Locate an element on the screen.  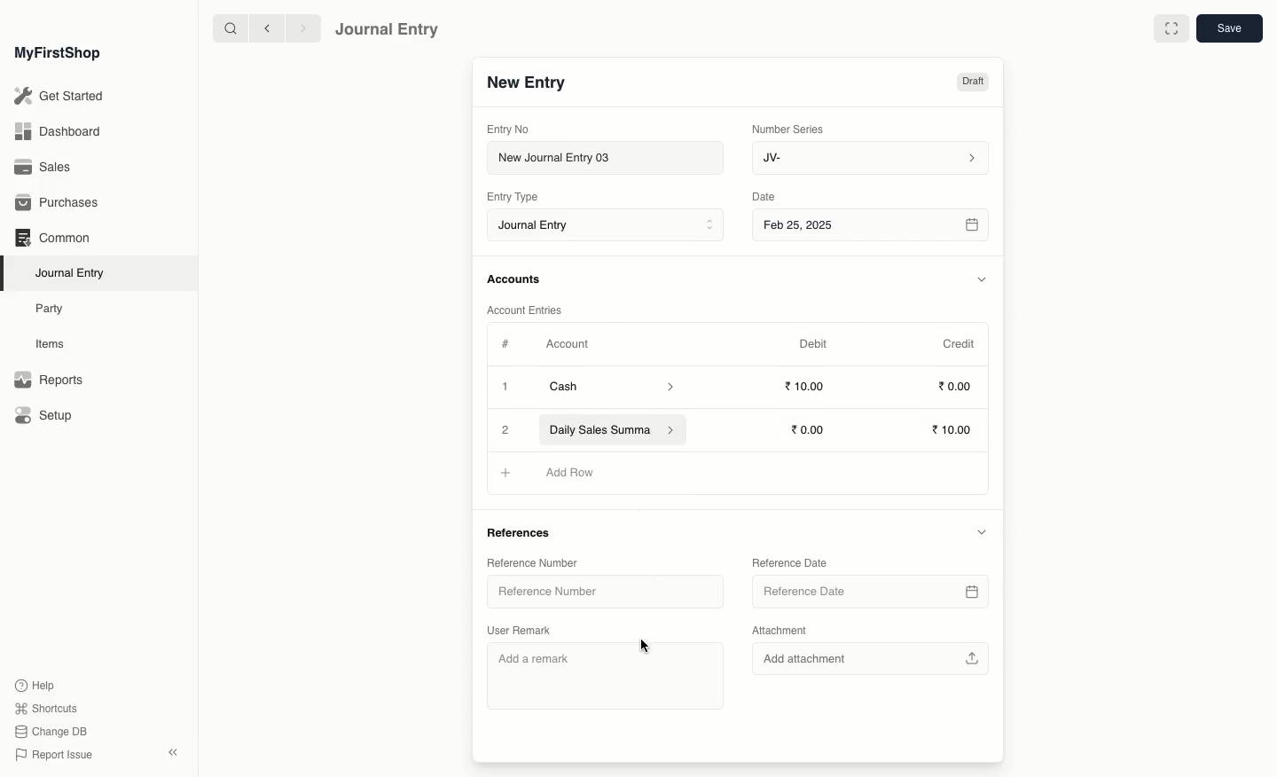
Attachment is located at coordinates (780, 632).